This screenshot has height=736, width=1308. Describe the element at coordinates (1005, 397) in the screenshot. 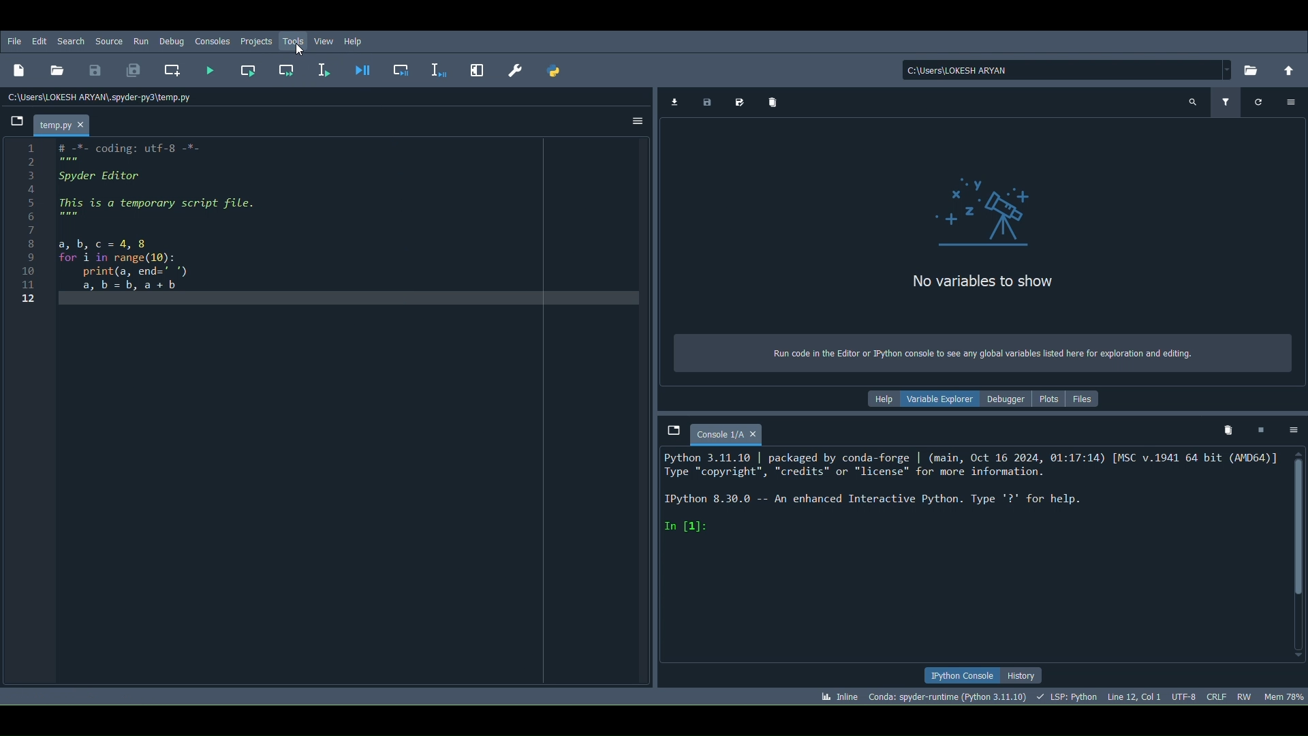

I see `Debugger` at that location.